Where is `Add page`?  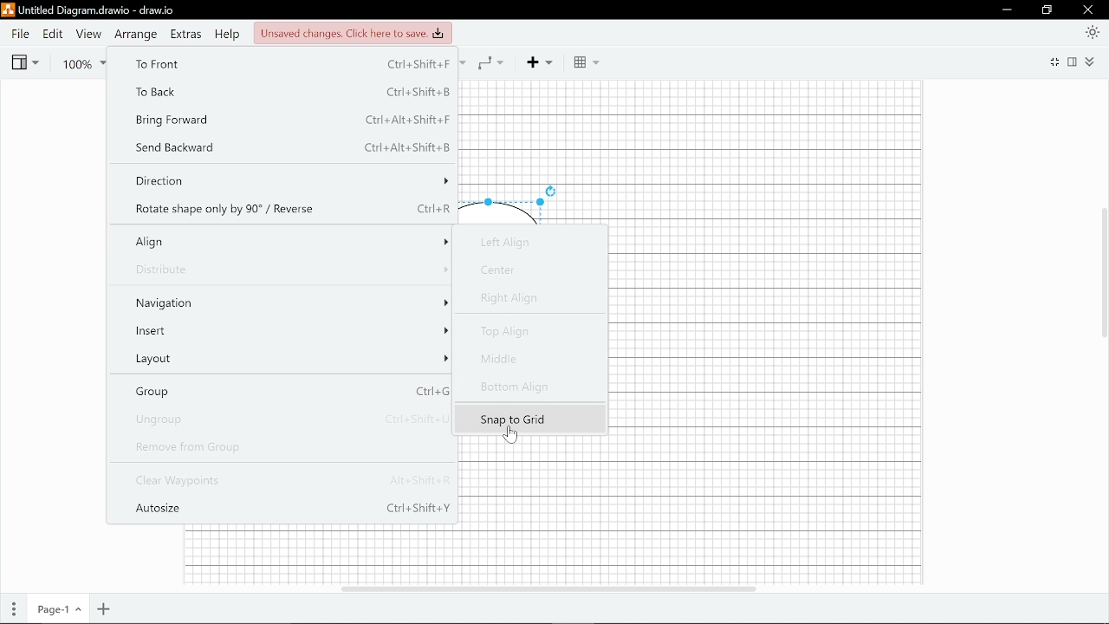
Add page is located at coordinates (101, 610).